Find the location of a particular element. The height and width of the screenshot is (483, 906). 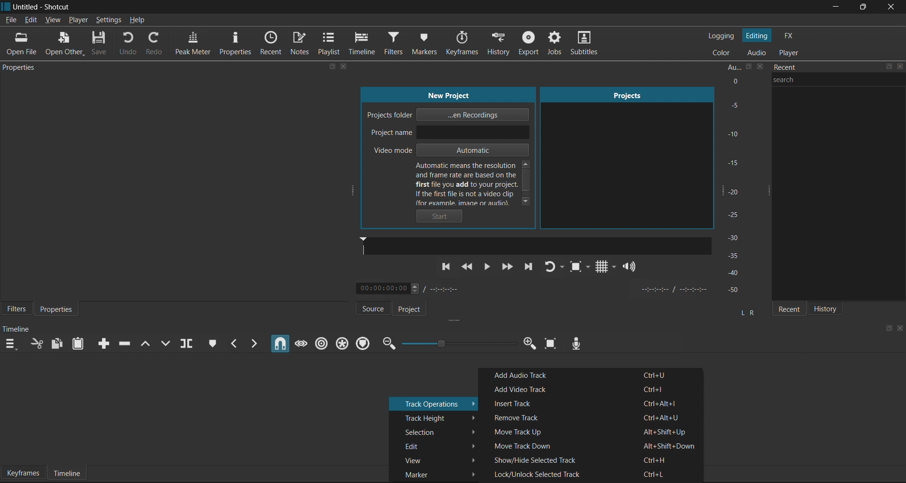

Keyframes is located at coordinates (467, 43).